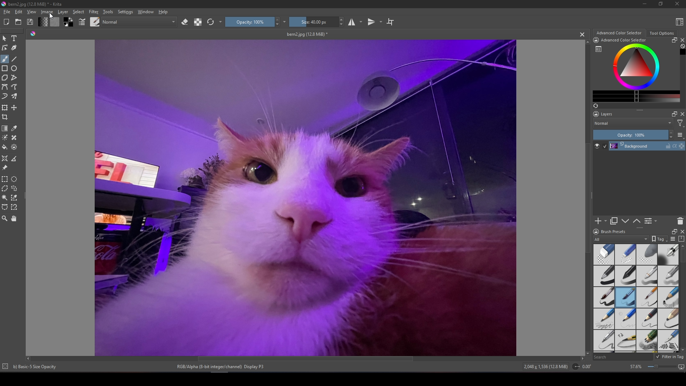  Describe the element at coordinates (636, 66) in the screenshot. I see `Color wheel` at that location.